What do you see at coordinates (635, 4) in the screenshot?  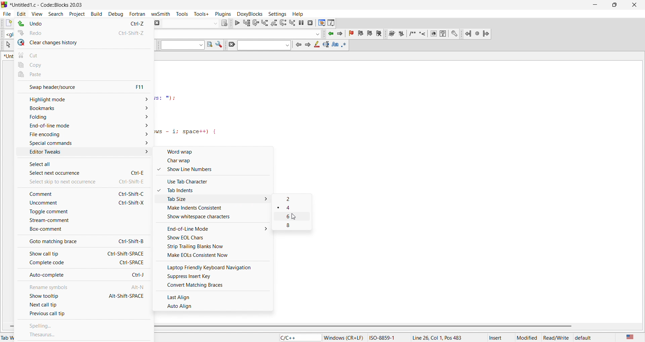 I see `close` at bounding box center [635, 4].